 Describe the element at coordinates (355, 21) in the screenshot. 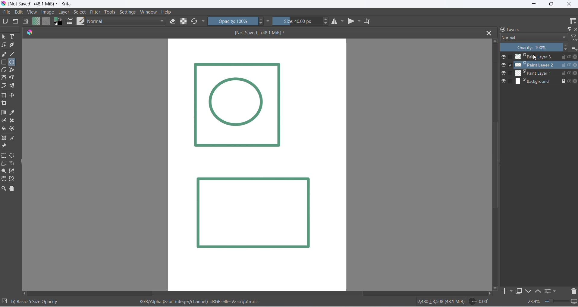

I see `vertical mirror tool` at that location.